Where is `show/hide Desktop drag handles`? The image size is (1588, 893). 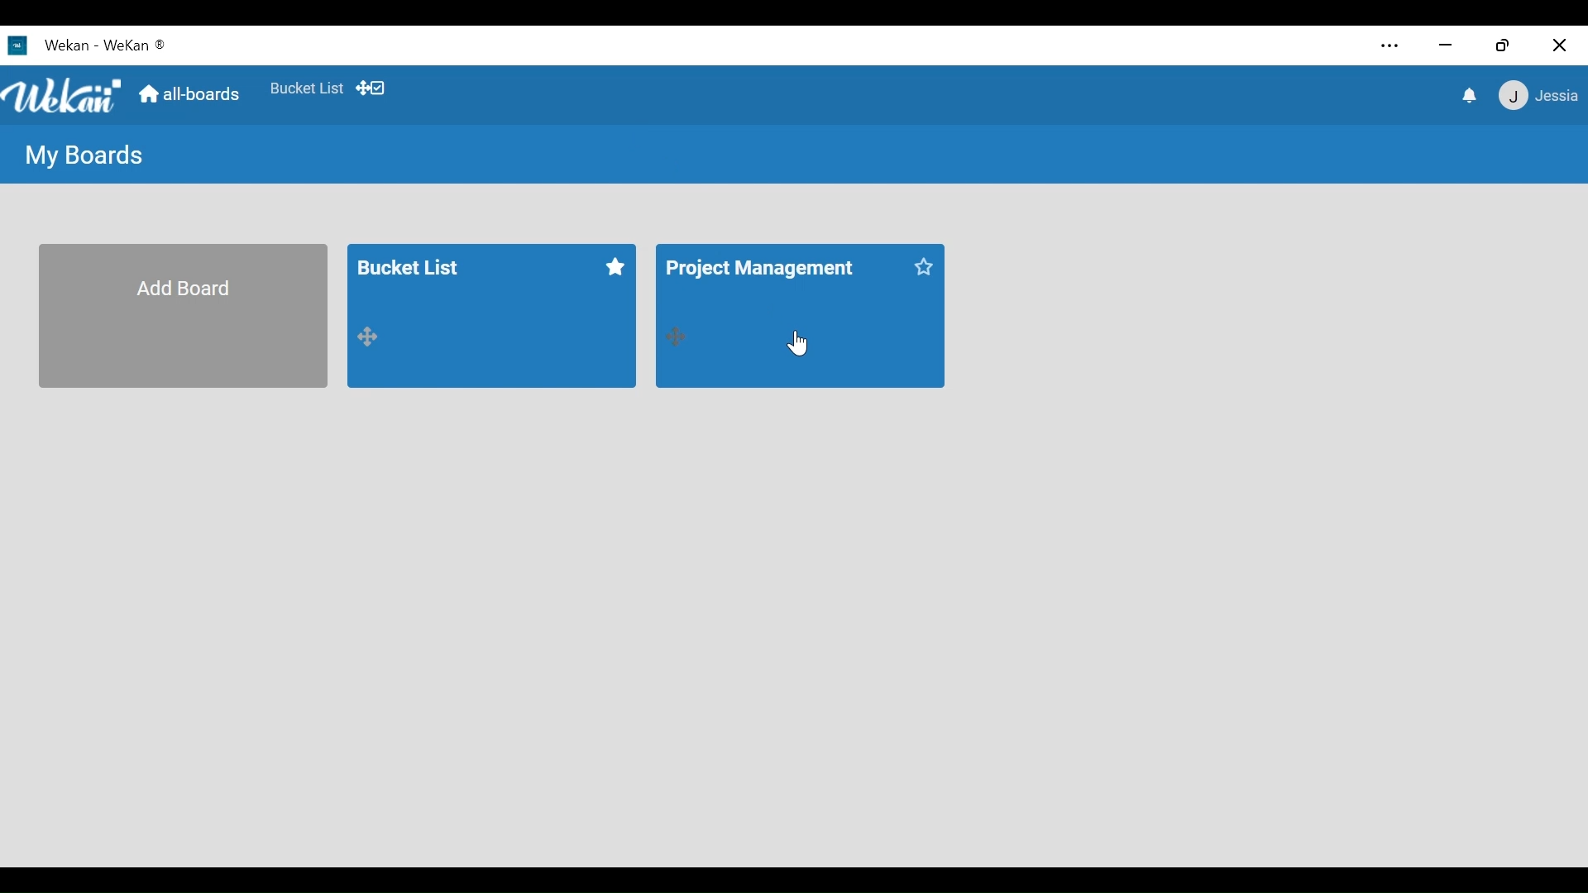 show/hide Desktop drag handles is located at coordinates (371, 88).